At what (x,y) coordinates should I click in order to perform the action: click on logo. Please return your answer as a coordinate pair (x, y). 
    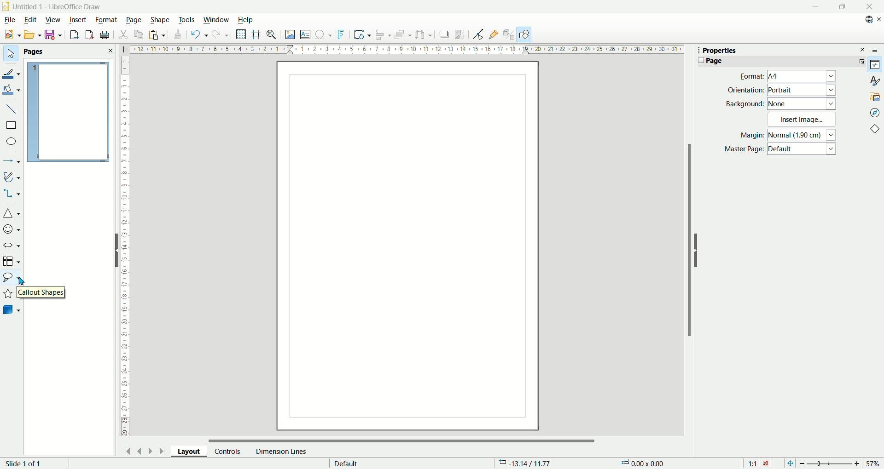
    Looking at the image, I should click on (6, 6).